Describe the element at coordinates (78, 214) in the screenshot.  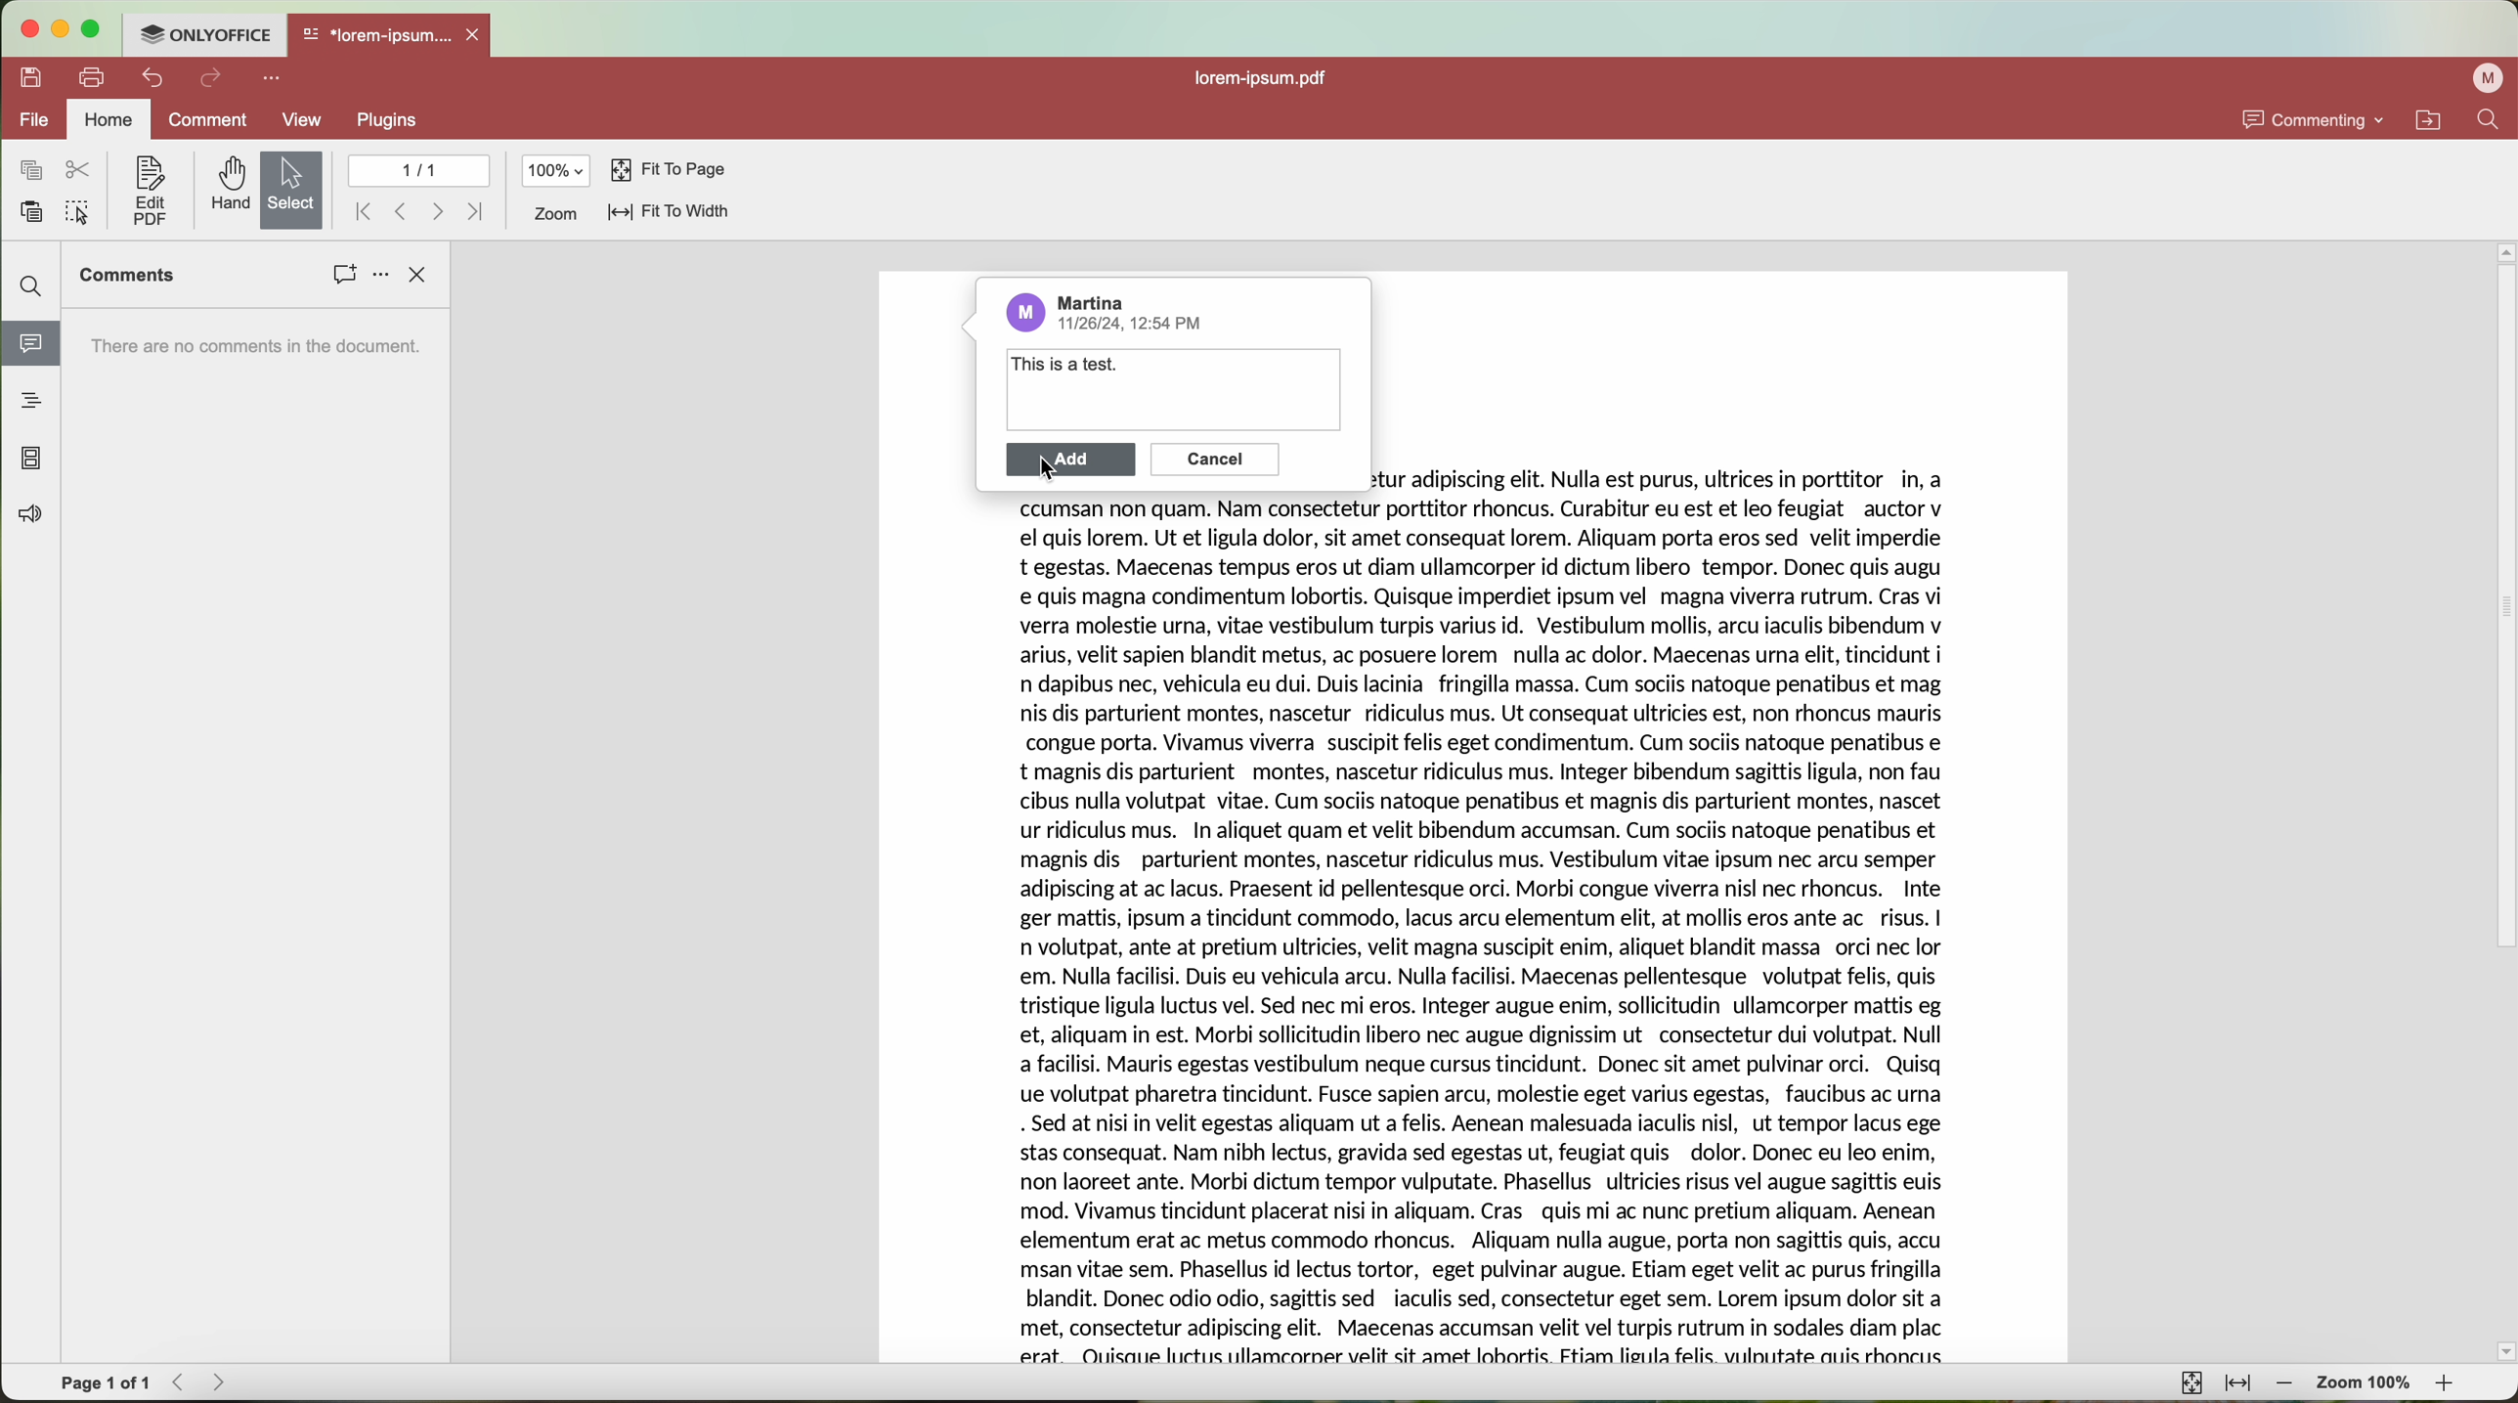
I see `select all` at that location.